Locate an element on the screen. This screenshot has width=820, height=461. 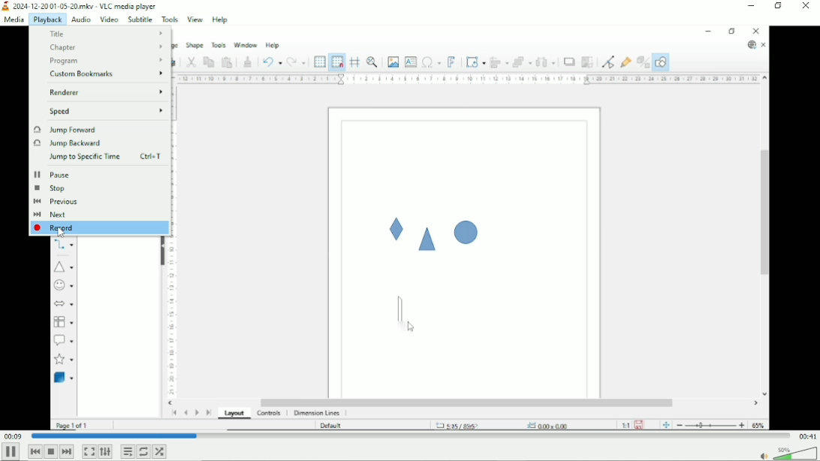
Pause is located at coordinates (11, 452).